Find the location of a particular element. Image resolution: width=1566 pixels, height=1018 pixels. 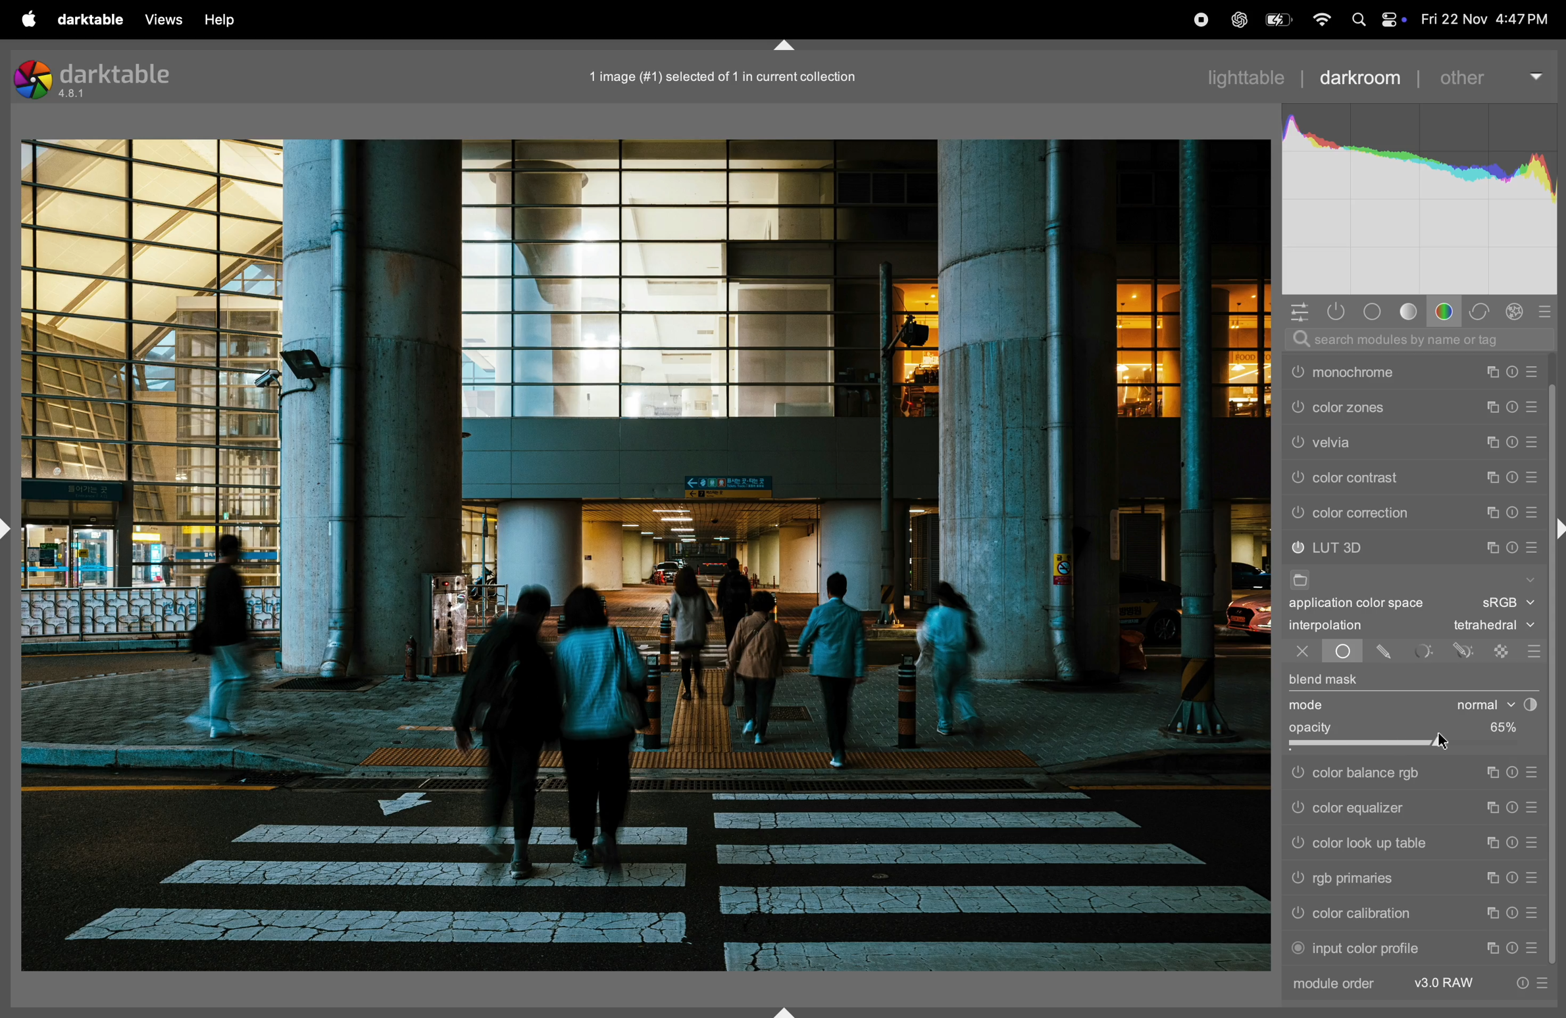

presets is located at coordinates (1531, 842).